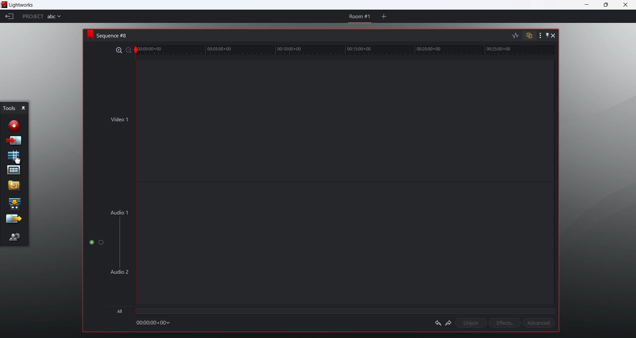 Image resolution: width=636 pixels, height=338 pixels. Describe the element at coordinates (15, 203) in the screenshot. I see `play a sequence` at that location.